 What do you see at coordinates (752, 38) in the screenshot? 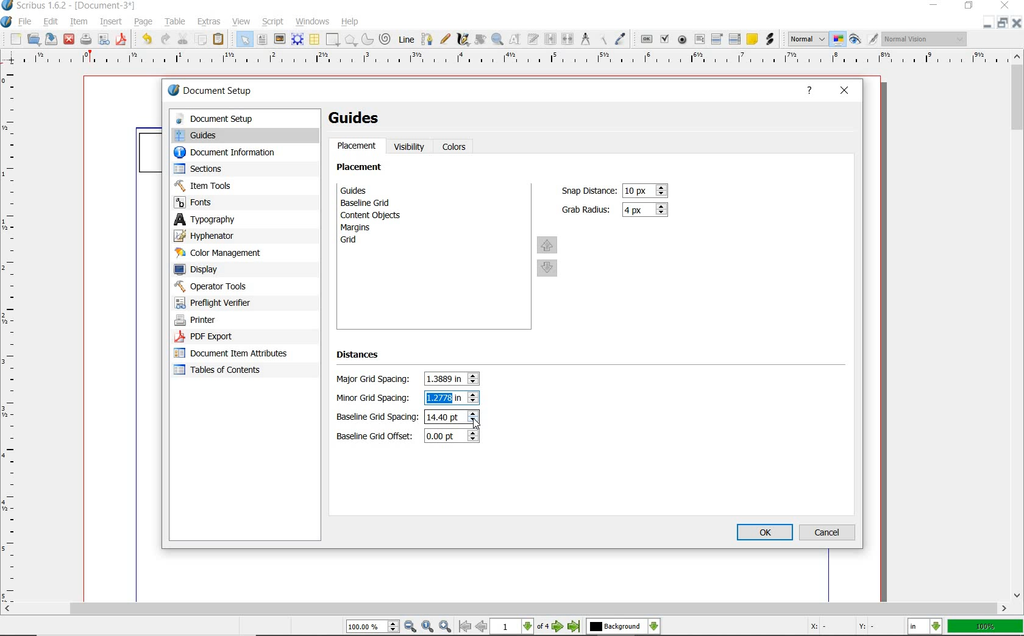
I see `text annotation` at bounding box center [752, 38].